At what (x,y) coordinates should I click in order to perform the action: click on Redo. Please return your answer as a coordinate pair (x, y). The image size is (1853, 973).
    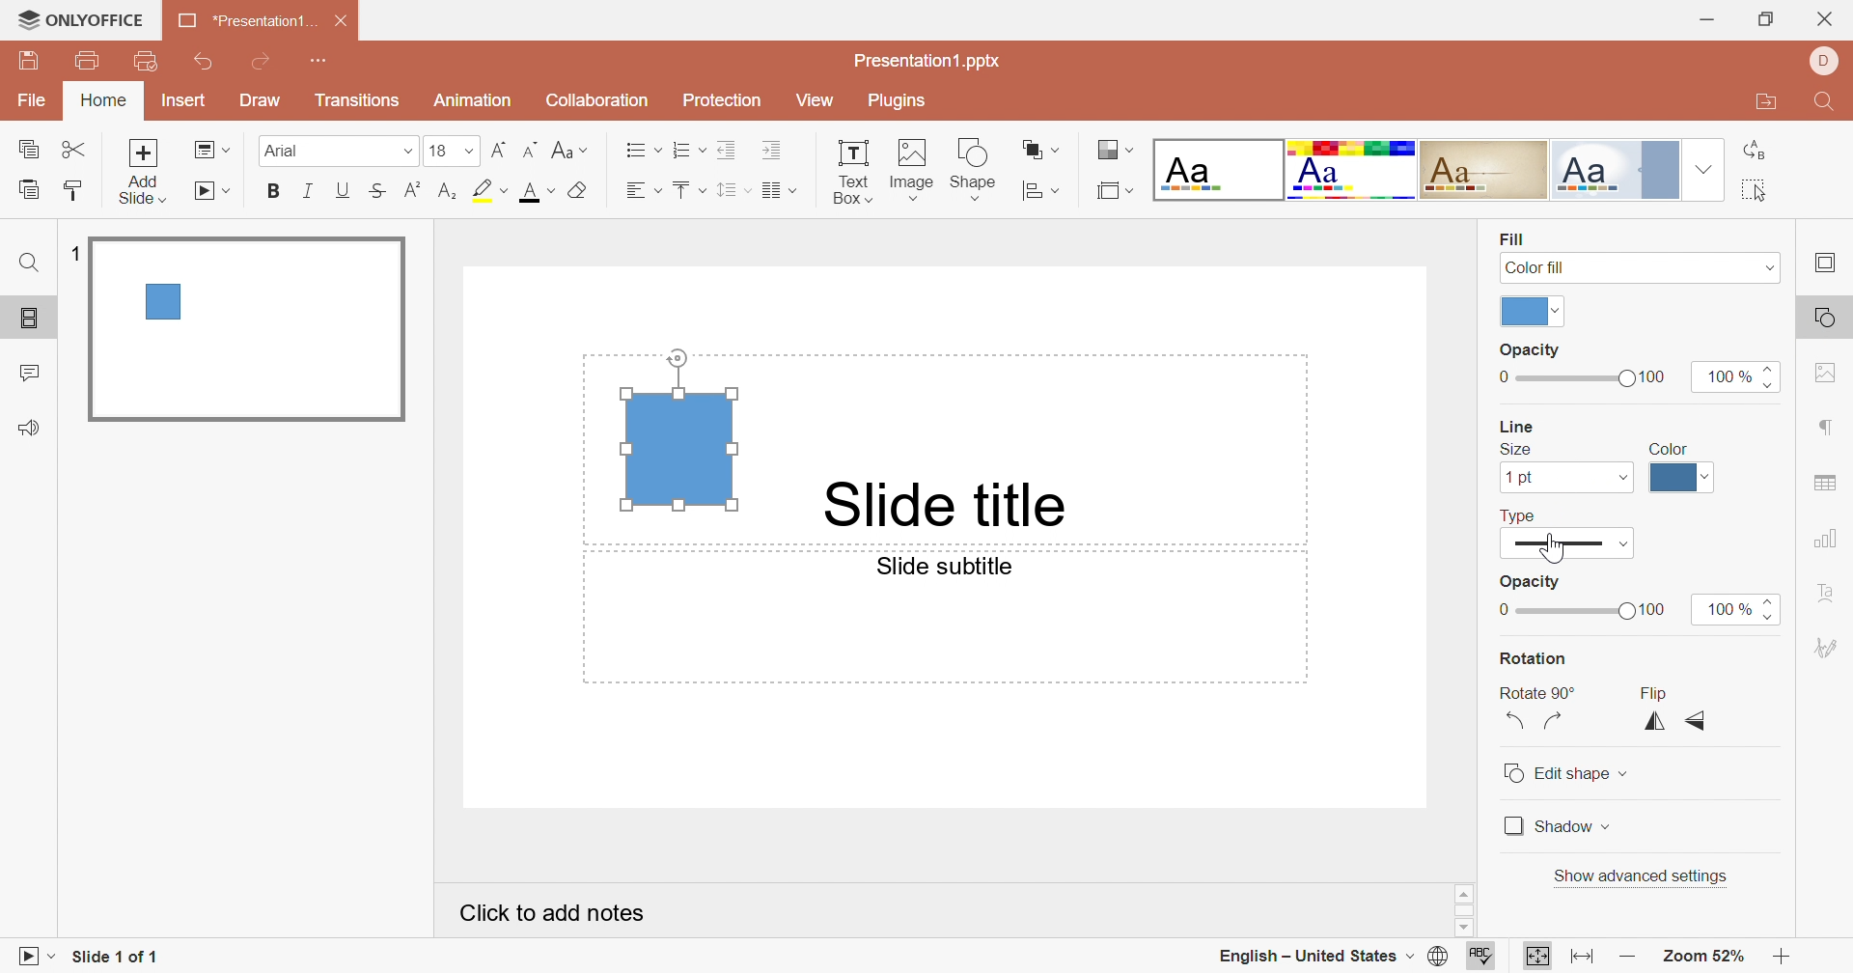
    Looking at the image, I should click on (273, 66).